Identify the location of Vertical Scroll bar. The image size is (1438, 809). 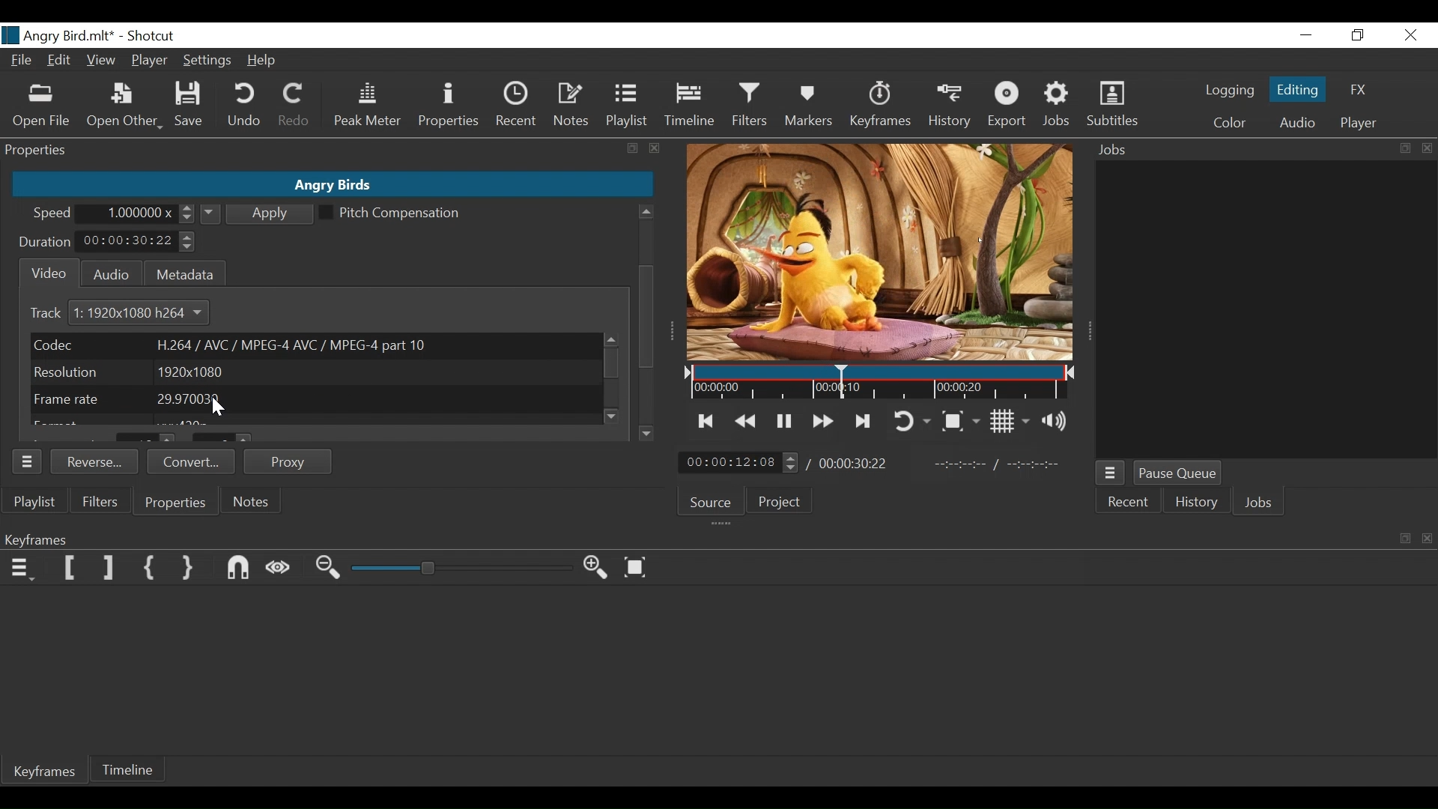
(613, 365).